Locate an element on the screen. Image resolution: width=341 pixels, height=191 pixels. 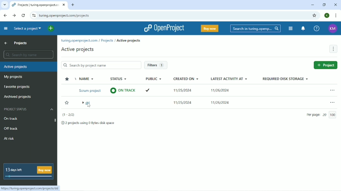
Active projects is located at coordinates (129, 41).